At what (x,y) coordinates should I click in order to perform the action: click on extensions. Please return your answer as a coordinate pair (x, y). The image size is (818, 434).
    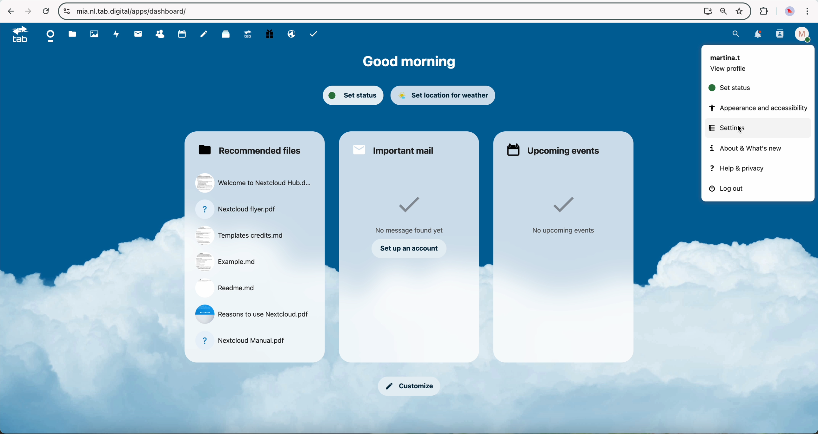
    Looking at the image, I should click on (764, 11).